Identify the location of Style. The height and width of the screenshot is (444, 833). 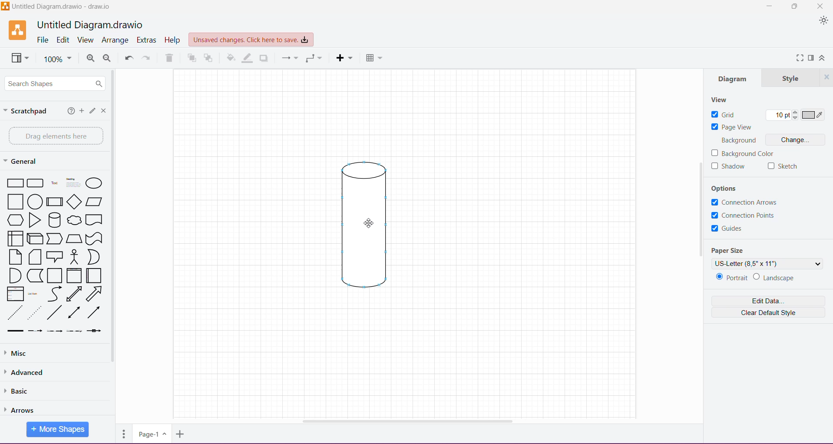
(788, 78).